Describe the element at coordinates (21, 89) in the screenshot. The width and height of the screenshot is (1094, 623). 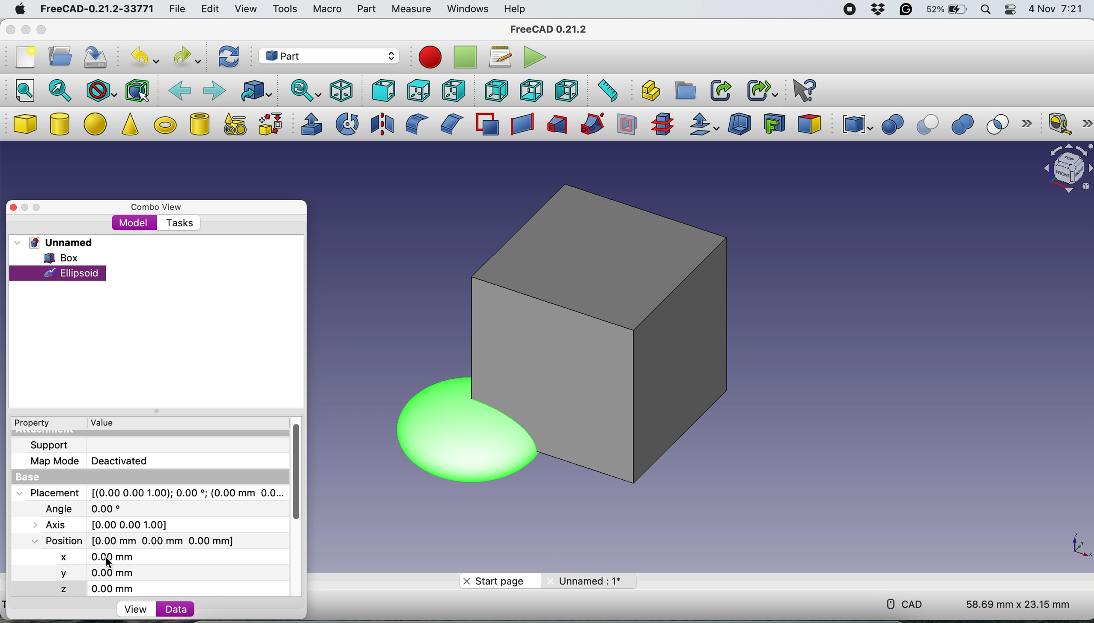
I see `fit all` at that location.